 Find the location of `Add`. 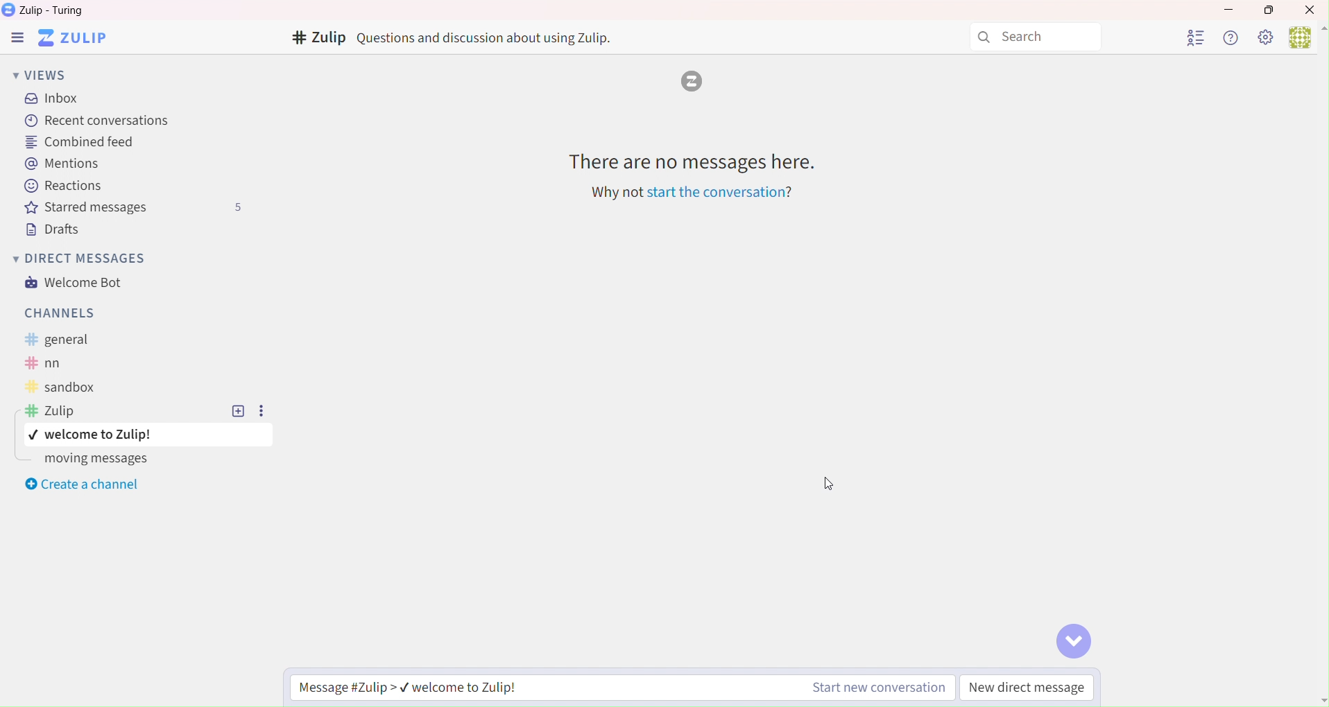

Add is located at coordinates (237, 412).